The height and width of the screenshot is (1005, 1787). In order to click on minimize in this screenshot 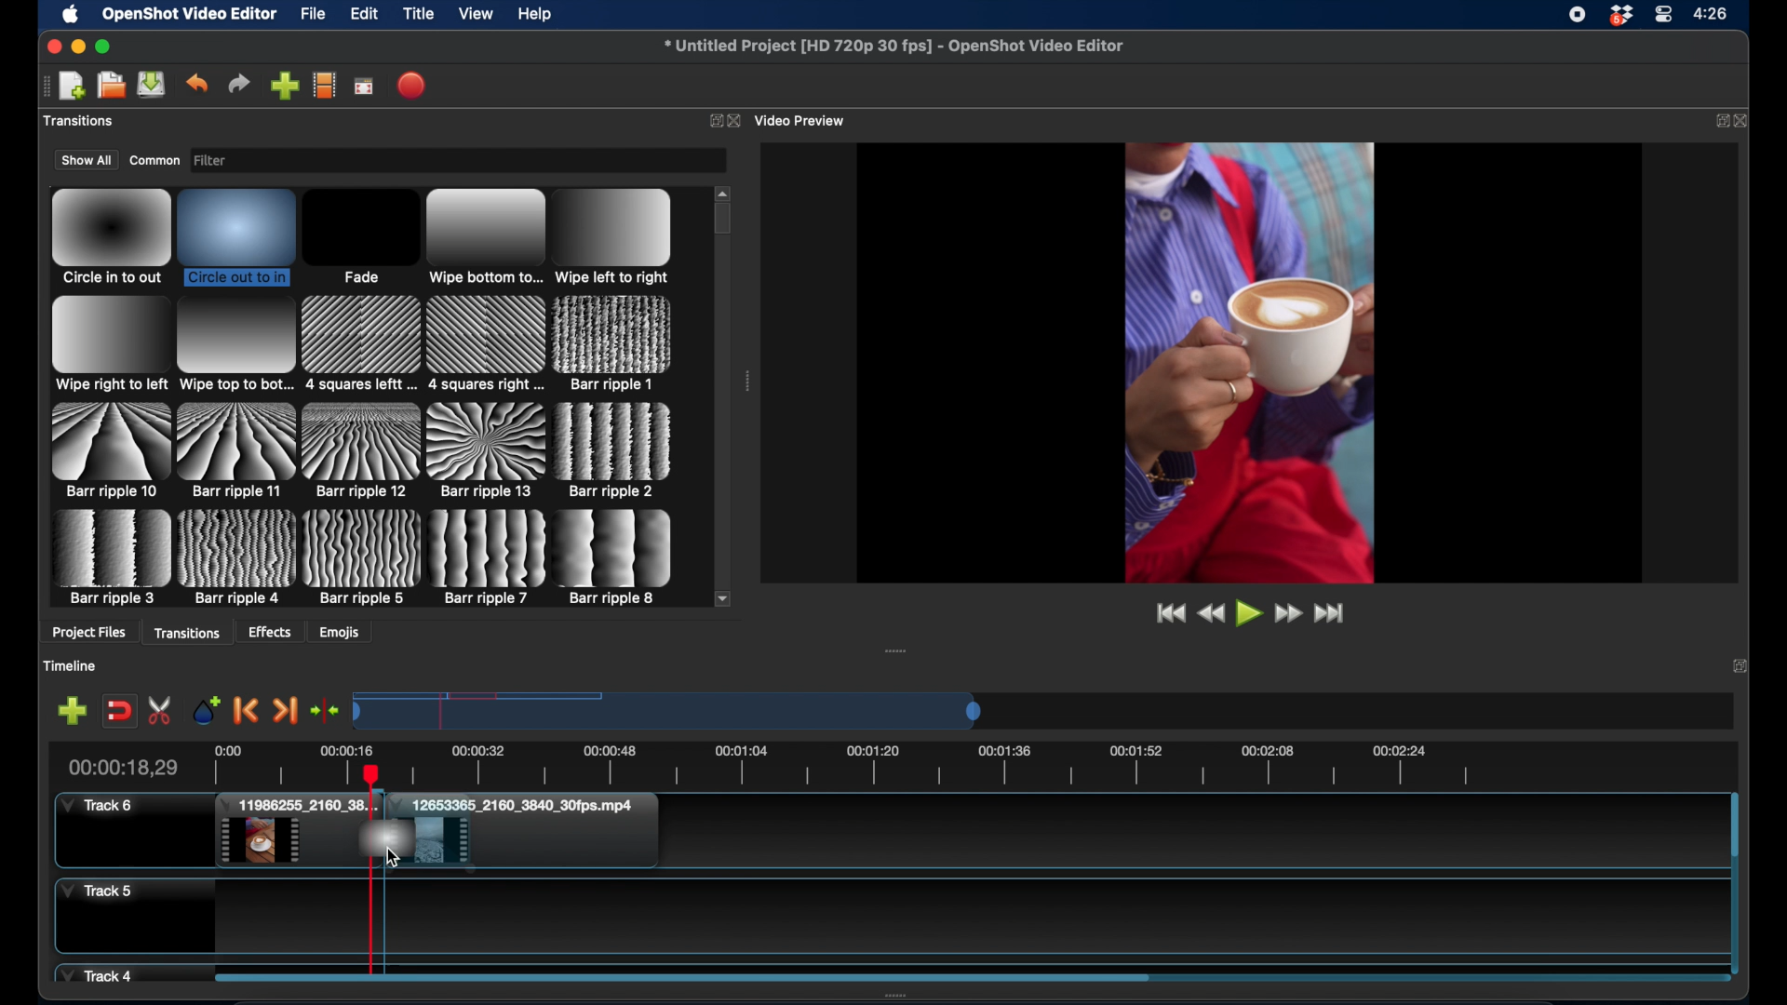, I will do `click(77, 47)`.